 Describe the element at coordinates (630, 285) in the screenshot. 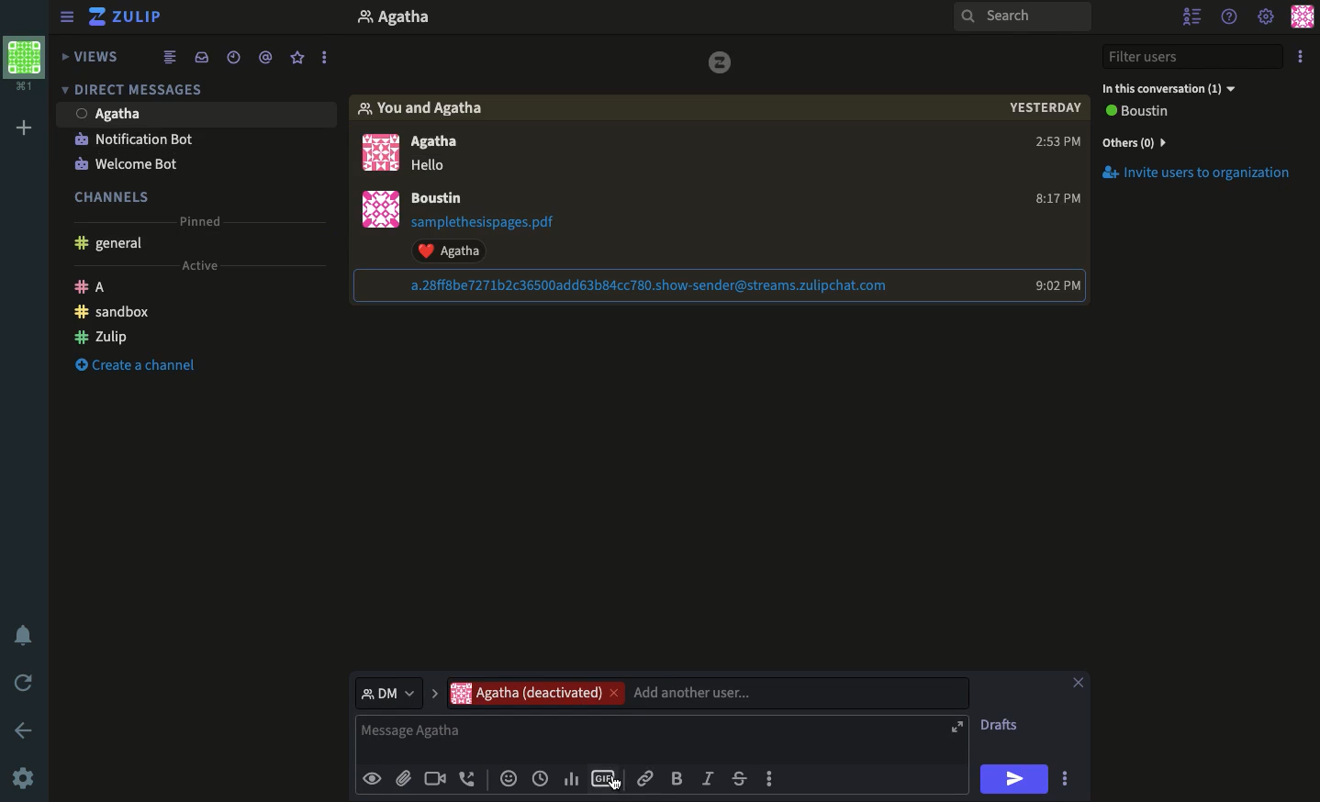

I see `Attachment` at that location.